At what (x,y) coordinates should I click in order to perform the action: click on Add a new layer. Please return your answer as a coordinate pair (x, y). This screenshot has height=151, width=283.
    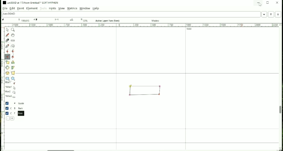
    Looking at the image, I should click on (12, 118).